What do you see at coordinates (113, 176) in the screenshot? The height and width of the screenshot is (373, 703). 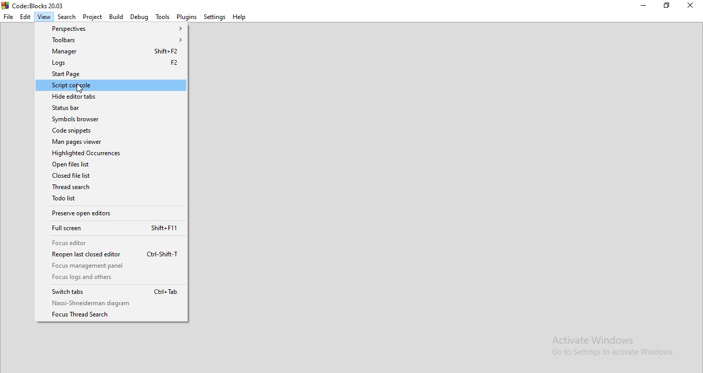 I see `Closed file list` at bounding box center [113, 176].